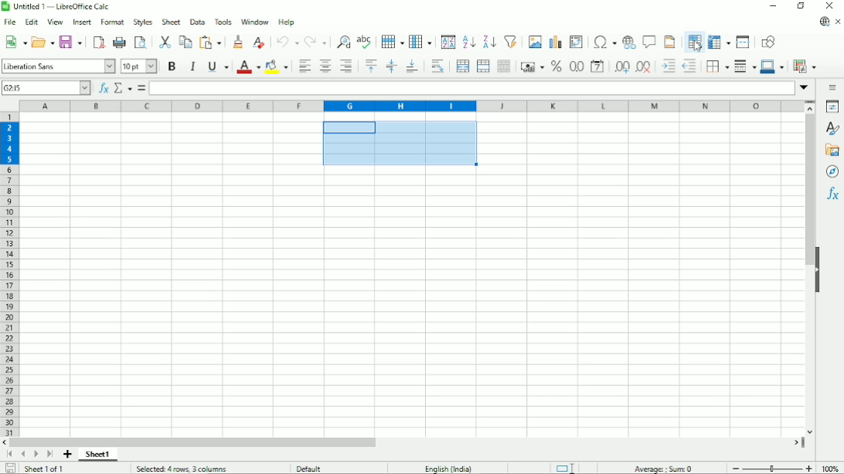  What do you see at coordinates (532, 66) in the screenshot?
I see `Format as currency` at bounding box center [532, 66].